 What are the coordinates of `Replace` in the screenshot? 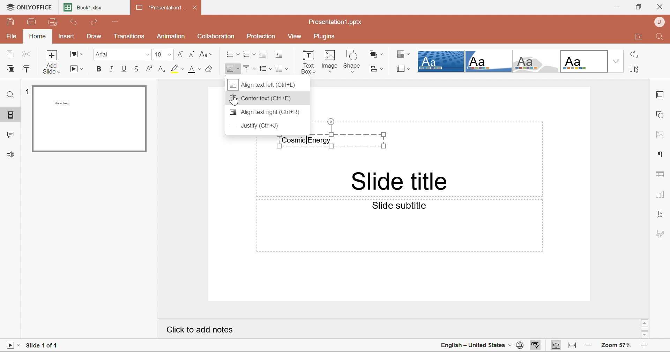 It's located at (636, 54).